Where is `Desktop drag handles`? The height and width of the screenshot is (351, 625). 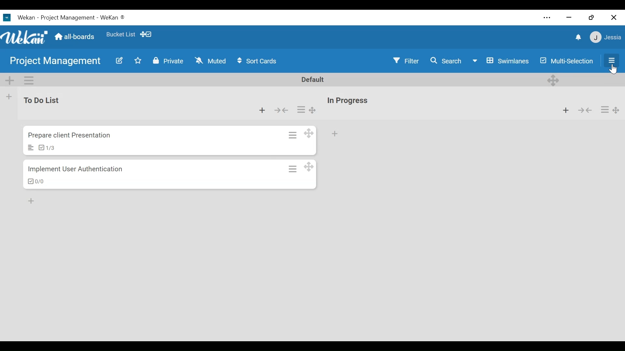 Desktop drag handles is located at coordinates (313, 110).